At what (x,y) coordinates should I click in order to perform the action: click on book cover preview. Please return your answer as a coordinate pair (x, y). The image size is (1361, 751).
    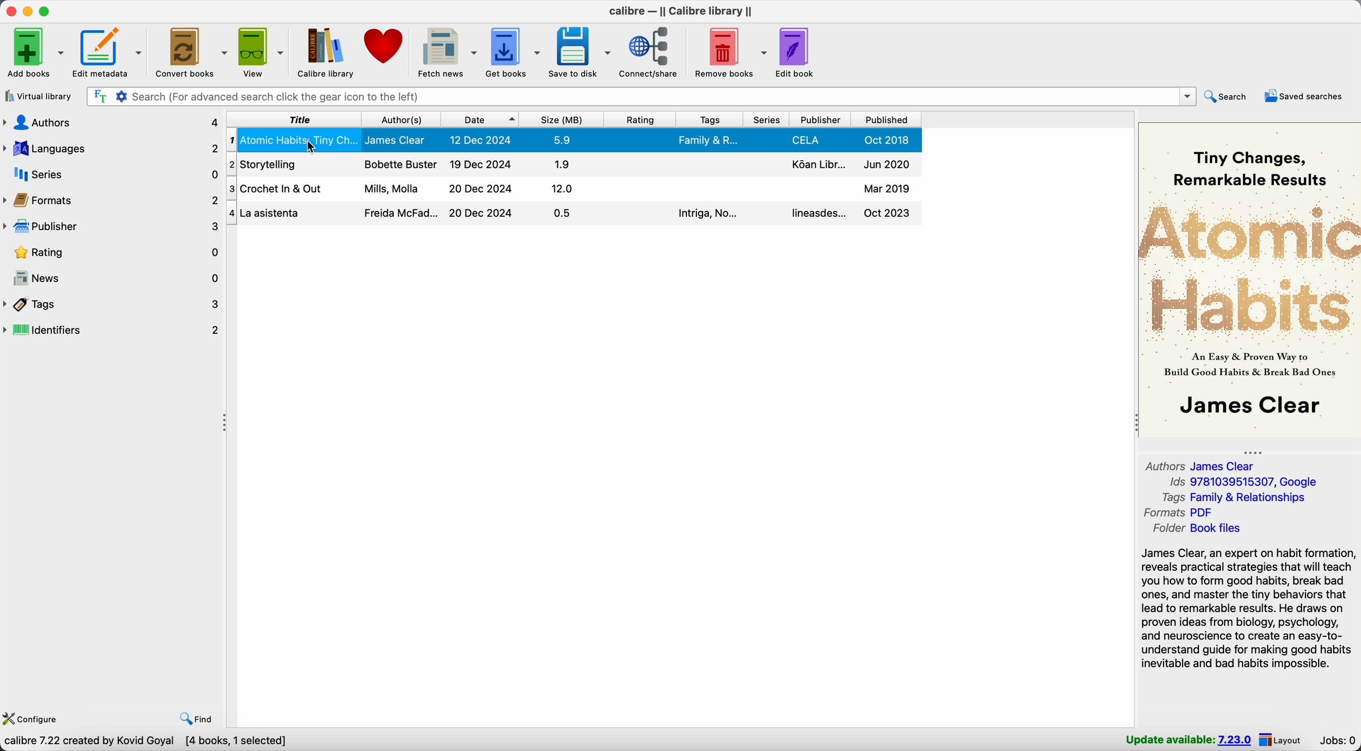
    Looking at the image, I should click on (1250, 279).